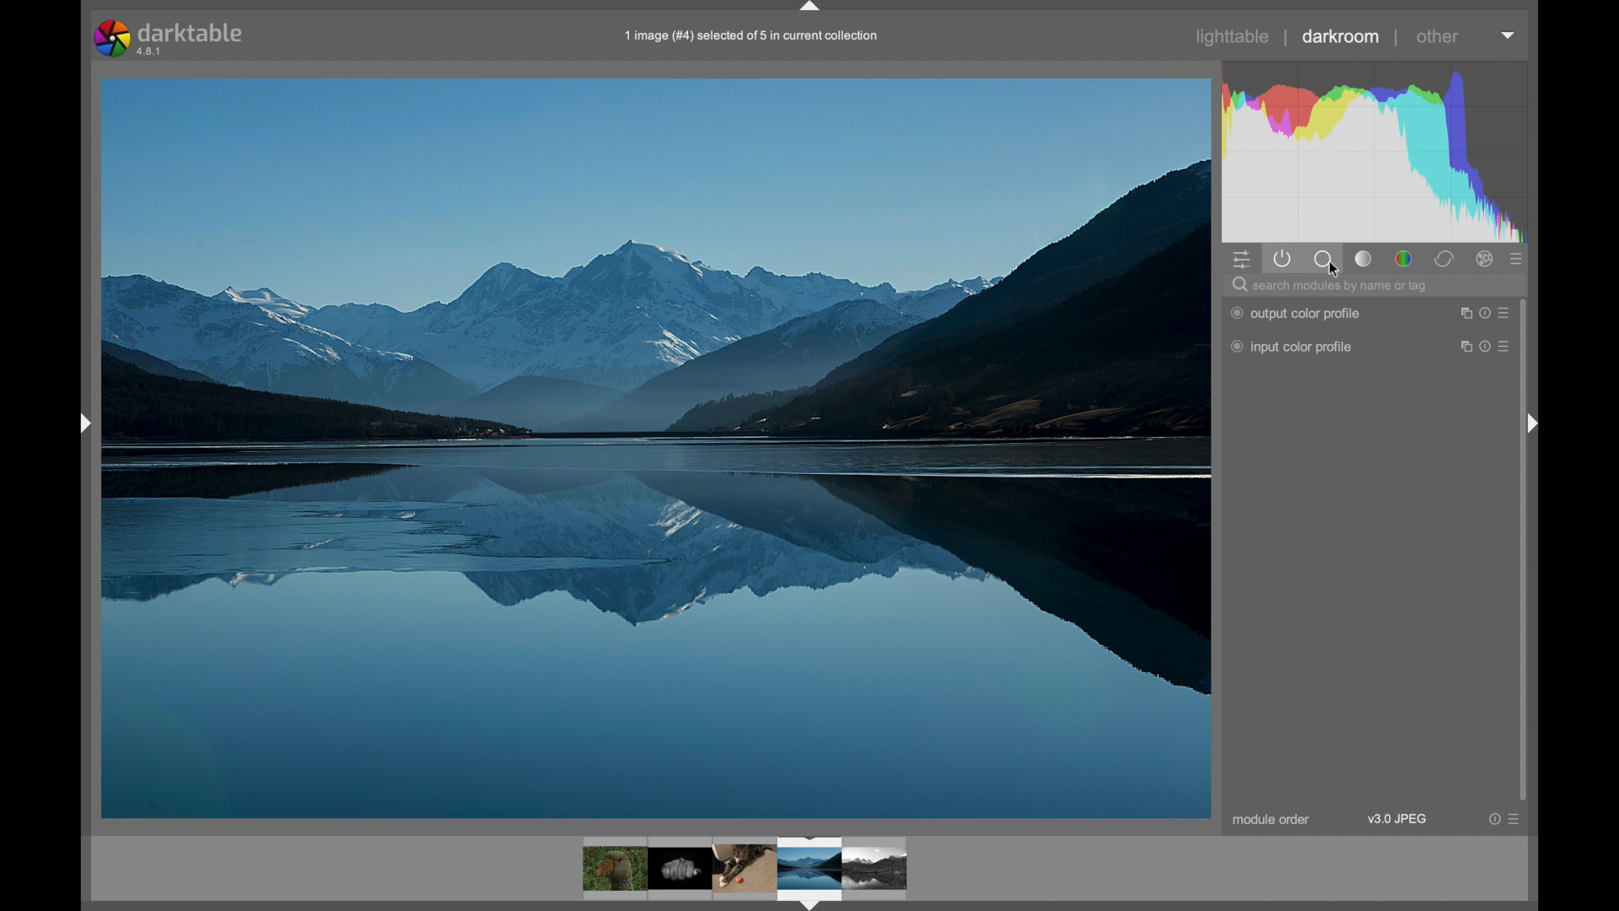  What do you see at coordinates (1517, 260) in the screenshot?
I see `presets` at bounding box center [1517, 260].